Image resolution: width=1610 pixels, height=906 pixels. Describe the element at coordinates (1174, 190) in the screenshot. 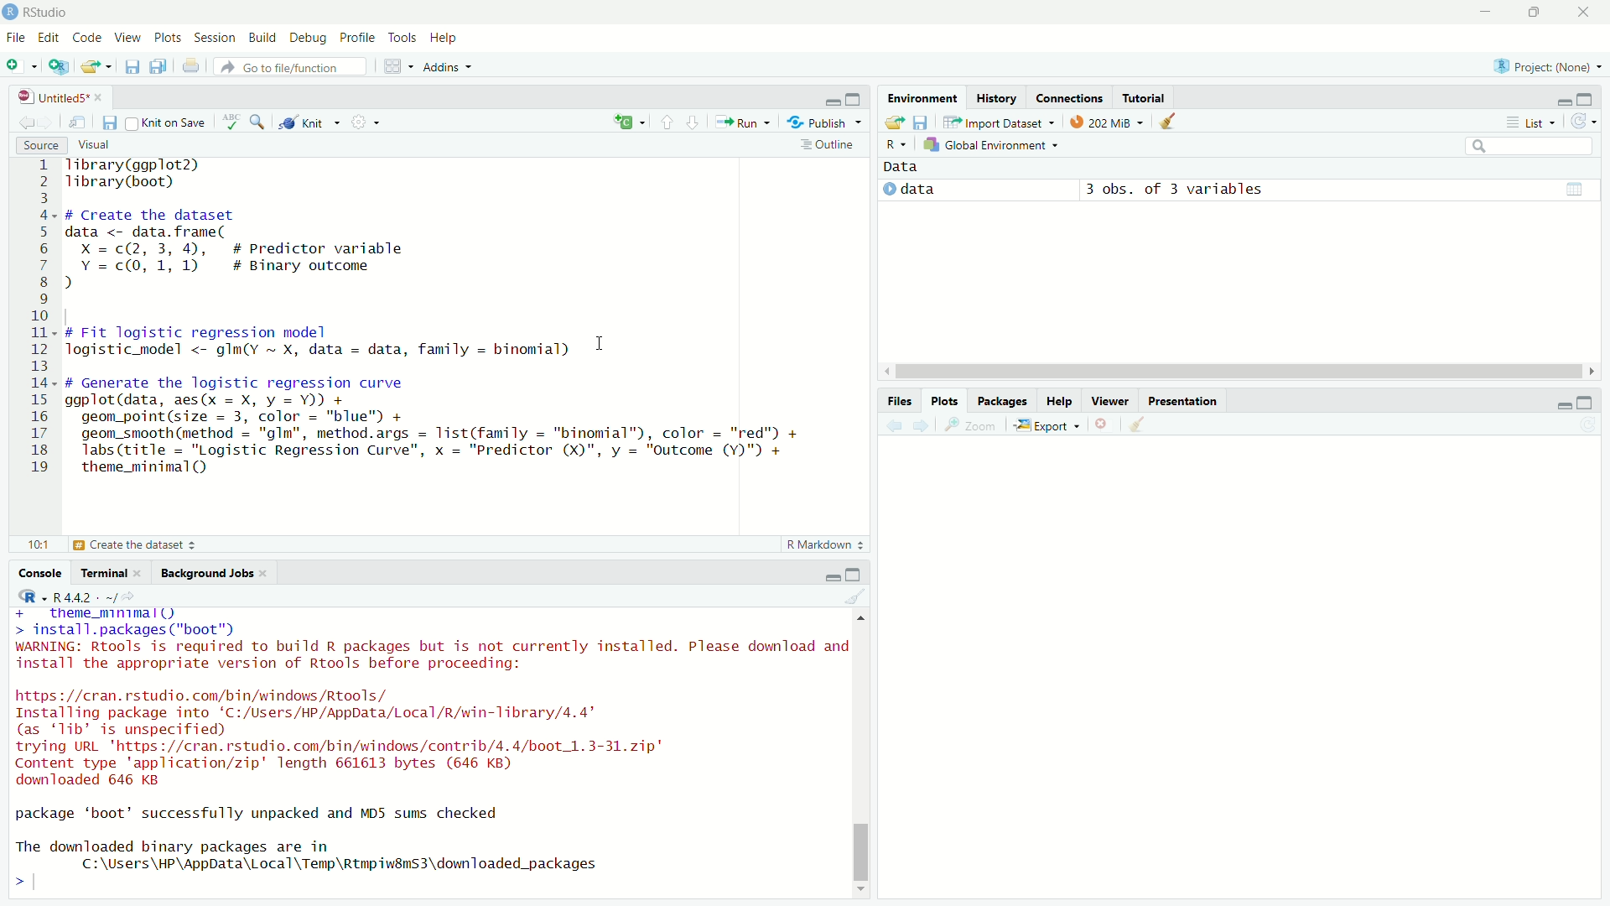

I see `3 obs. of 3 variables` at that location.